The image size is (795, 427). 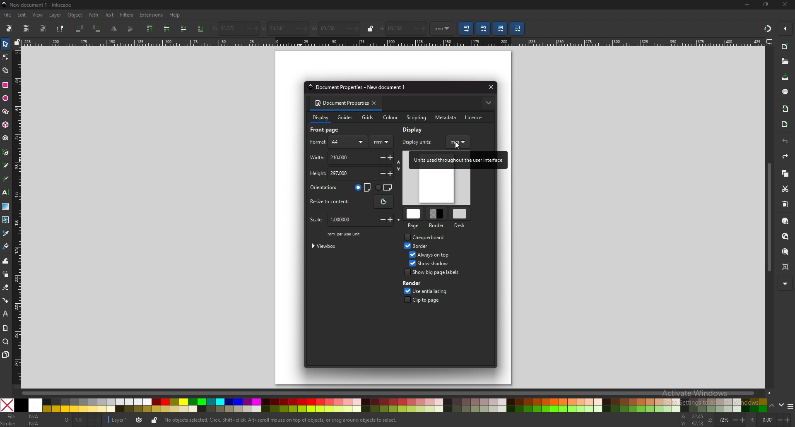 What do you see at coordinates (346, 118) in the screenshot?
I see `guides` at bounding box center [346, 118].